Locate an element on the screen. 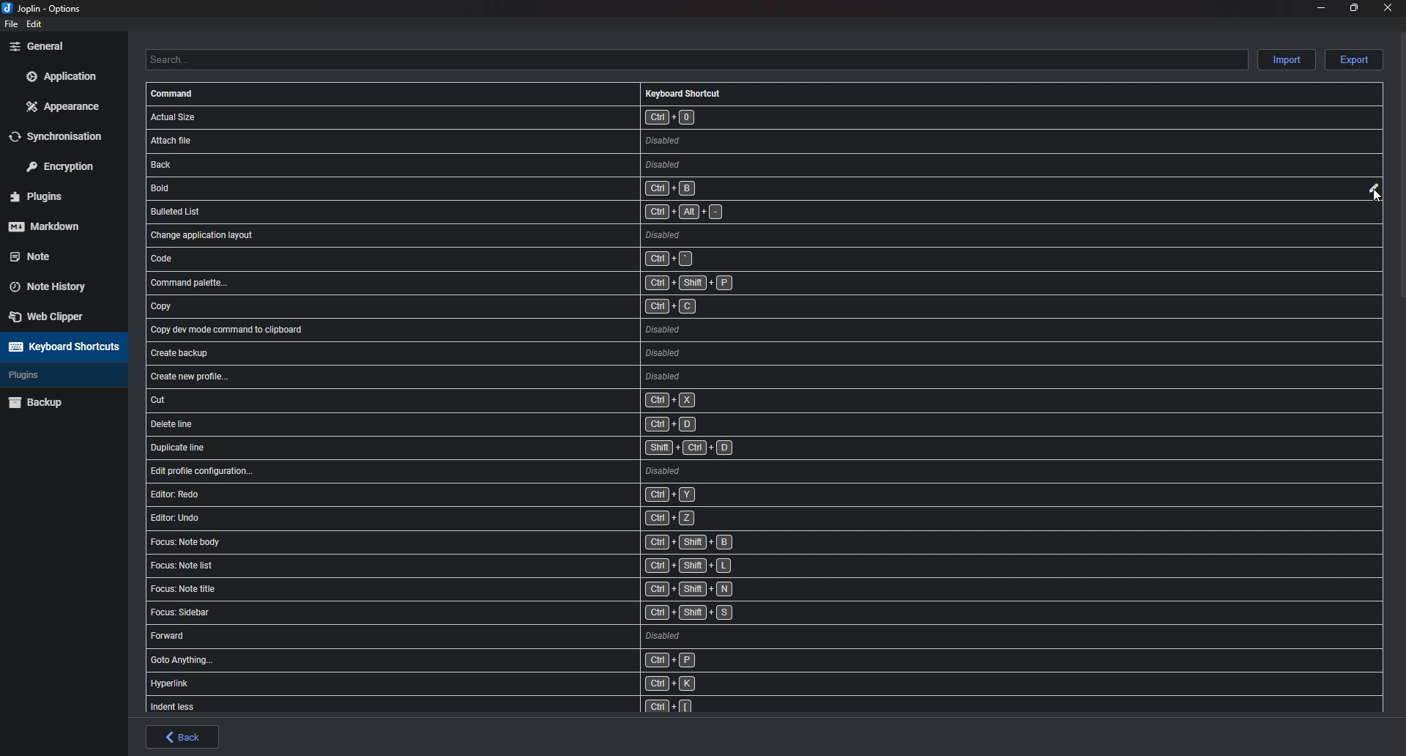 This screenshot has width=1406, height=756. cursor is located at coordinates (1376, 199).